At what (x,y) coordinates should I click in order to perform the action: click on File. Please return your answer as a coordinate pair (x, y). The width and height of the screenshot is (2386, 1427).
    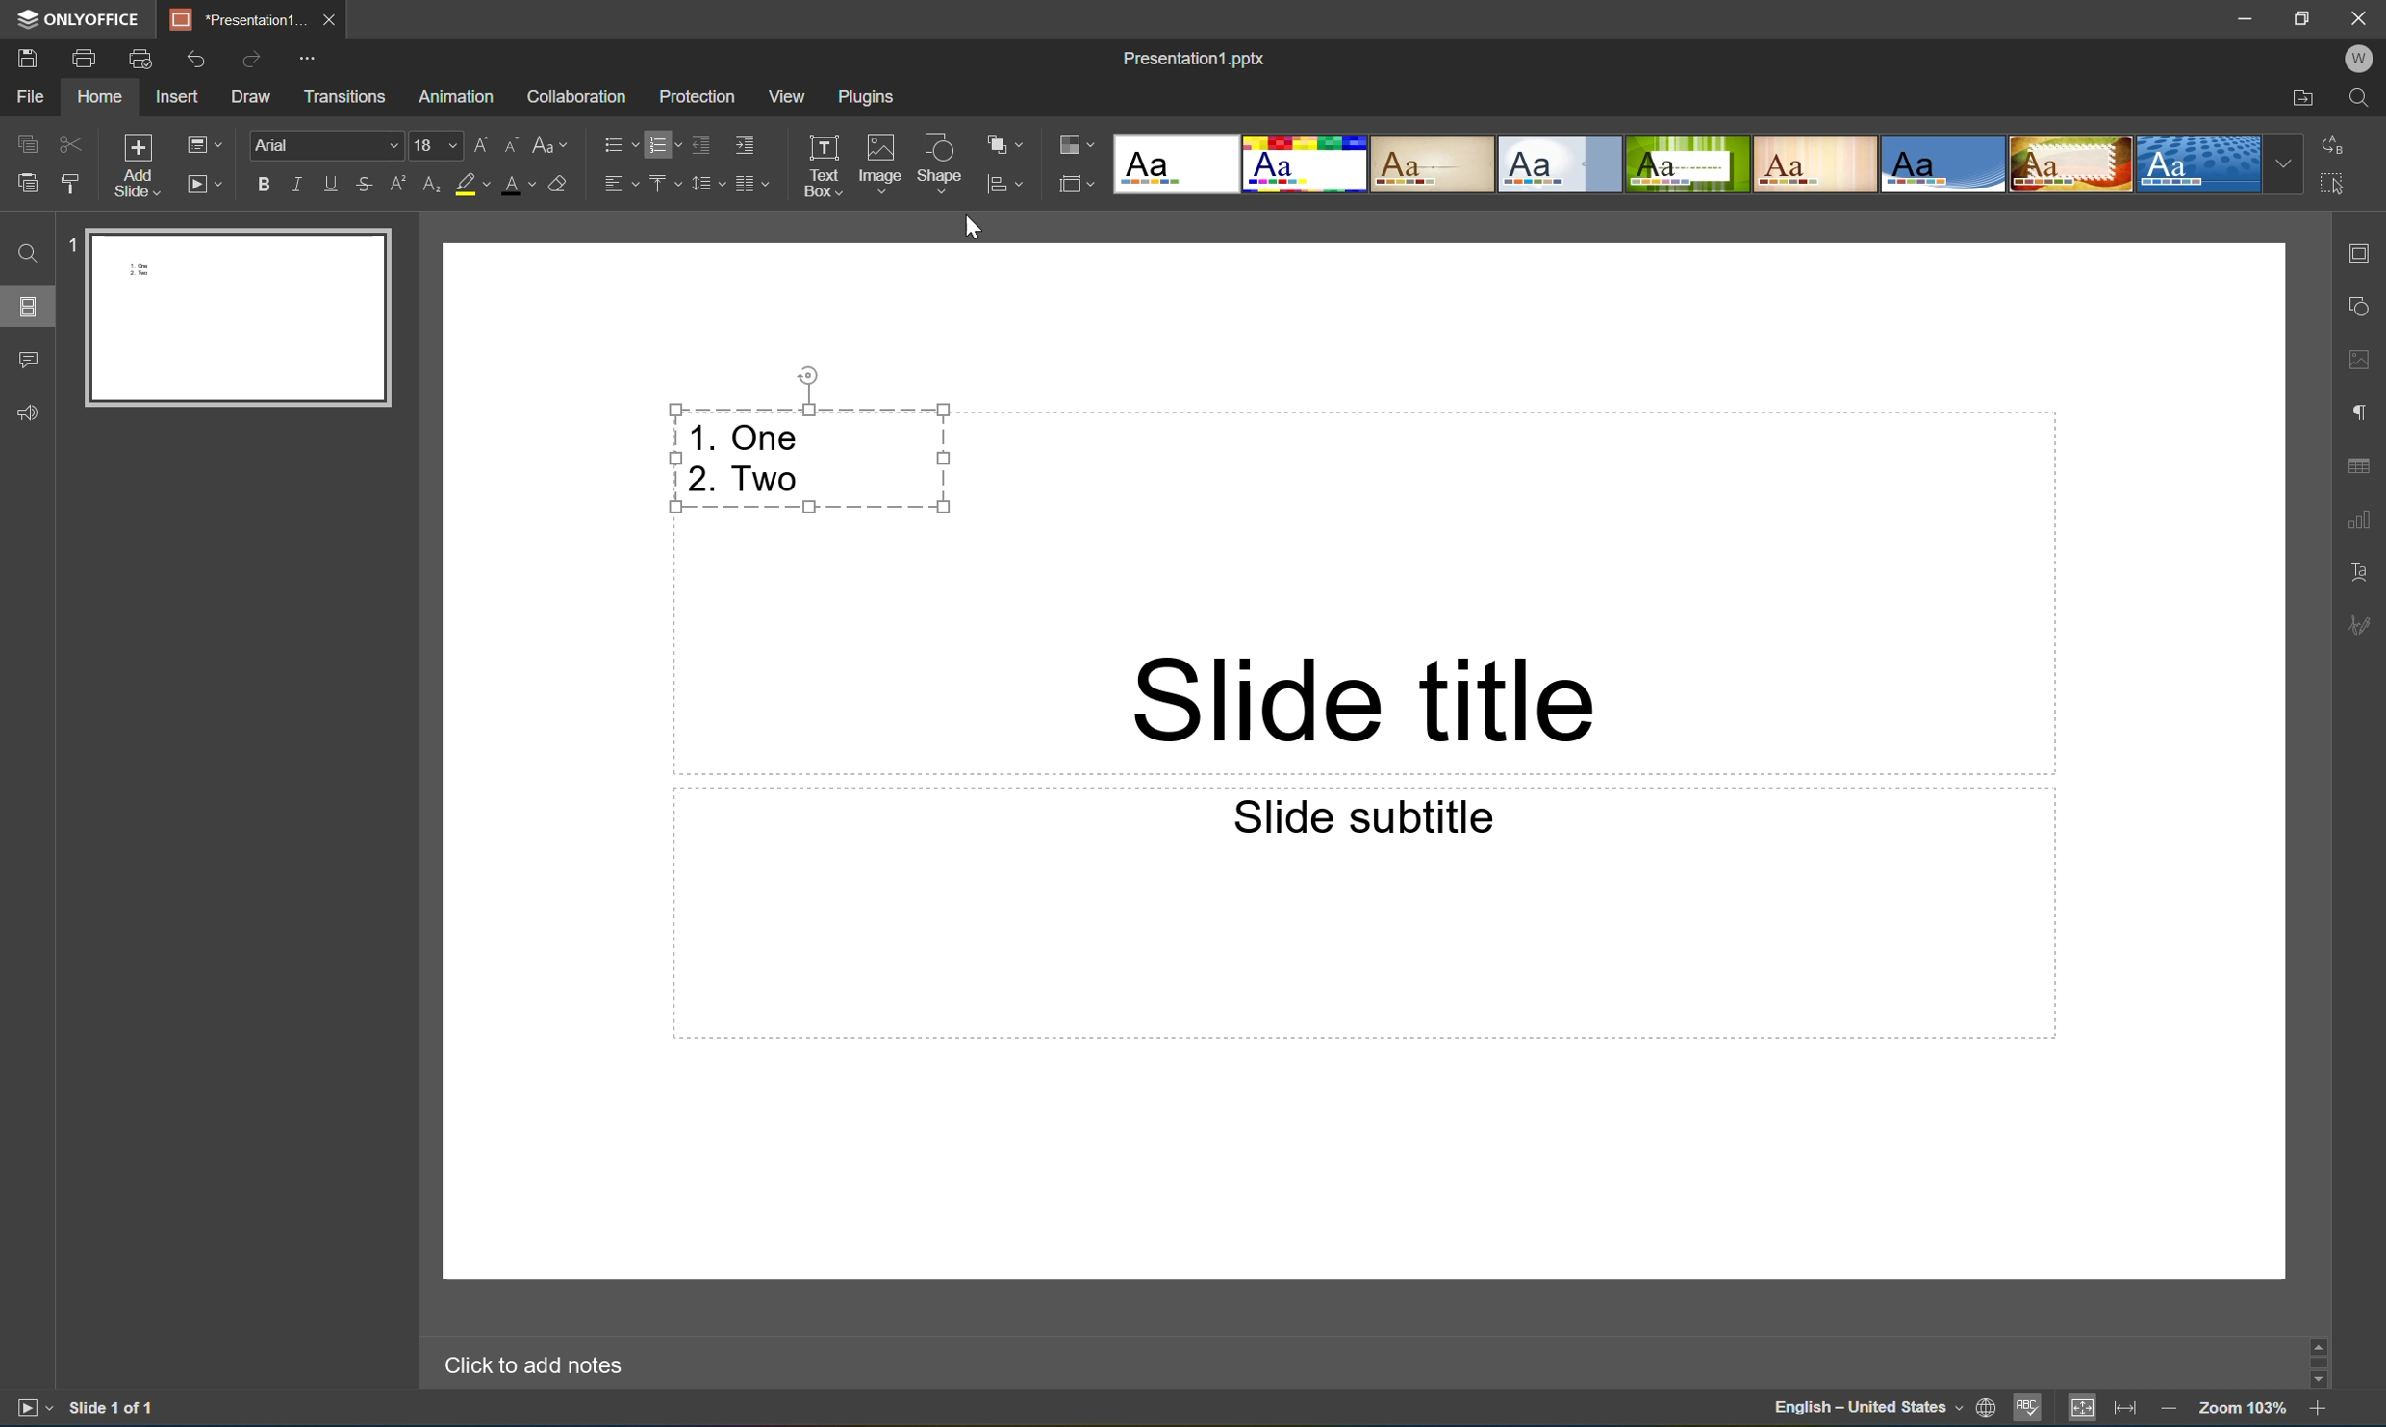
    Looking at the image, I should click on (37, 95).